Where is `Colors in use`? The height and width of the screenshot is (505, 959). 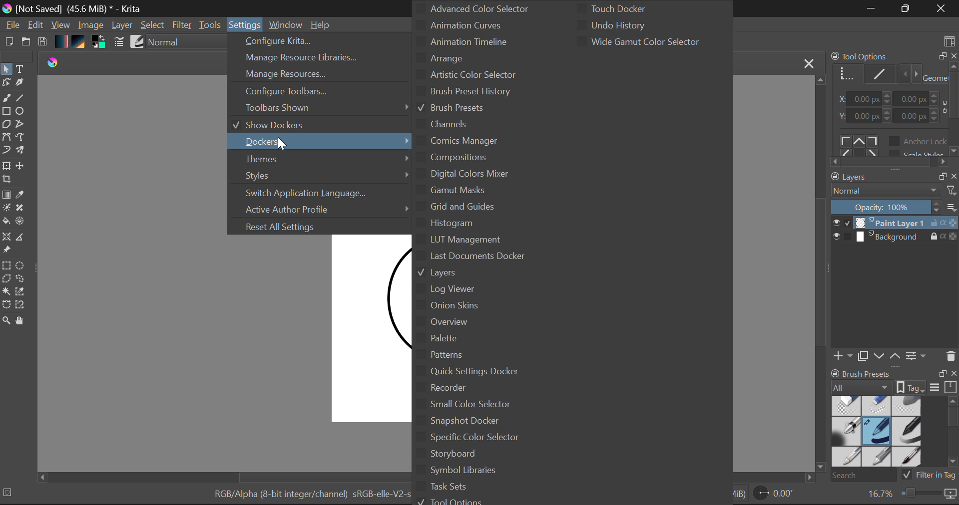
Colors in use is located at coordinates (101, 43).